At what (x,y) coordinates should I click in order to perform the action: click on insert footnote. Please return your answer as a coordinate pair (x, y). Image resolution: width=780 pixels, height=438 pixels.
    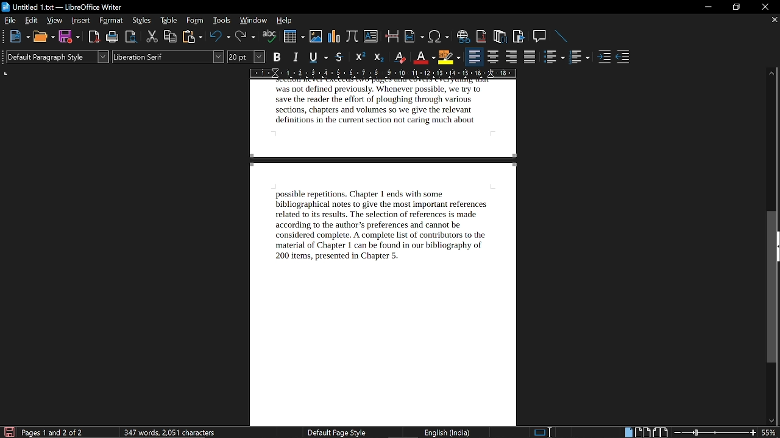
    Looking at the image, I should click on (482, 36).